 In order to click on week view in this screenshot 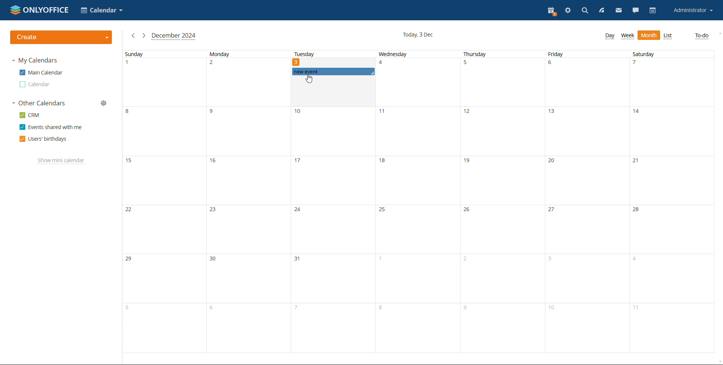, I will do `click(627, 36)`.